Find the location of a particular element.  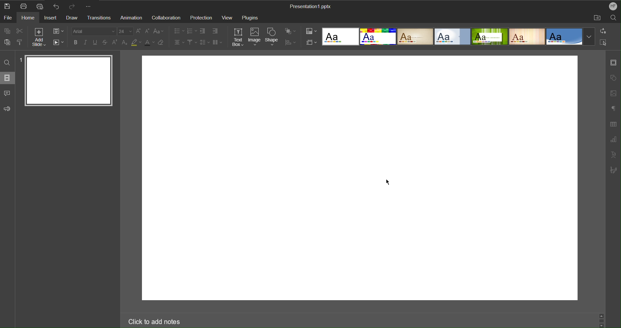

Print is located at coordinates (23, 6).